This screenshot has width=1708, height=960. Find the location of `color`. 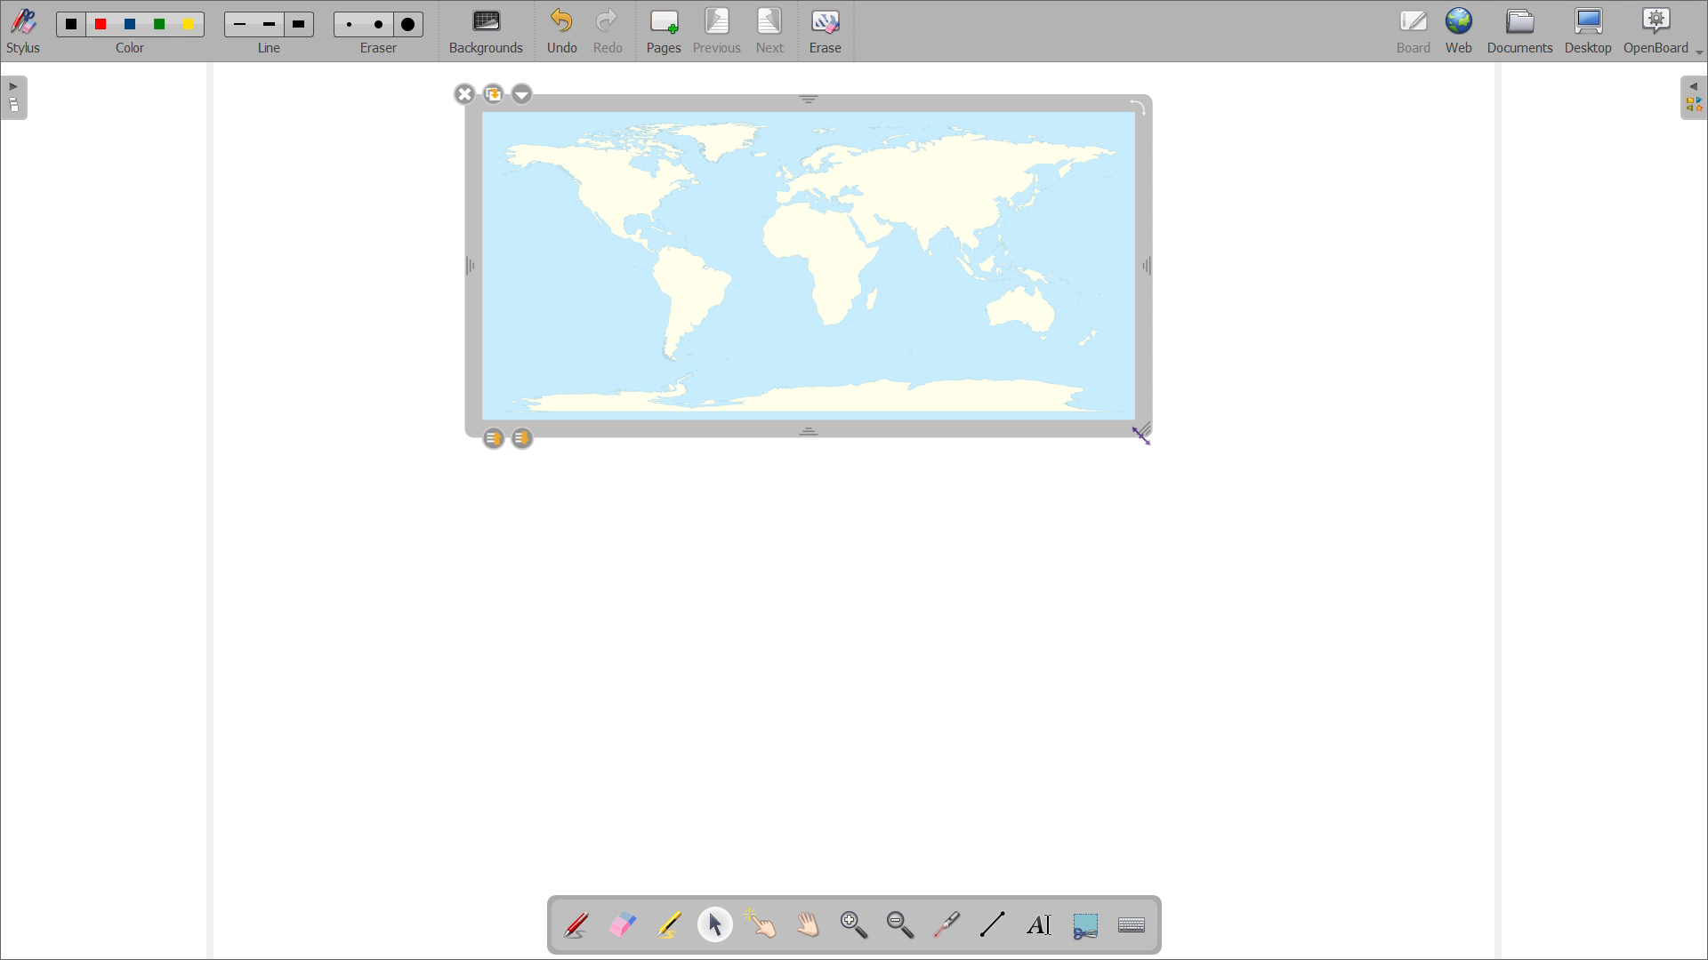

color is located at coordinates (133, 48).